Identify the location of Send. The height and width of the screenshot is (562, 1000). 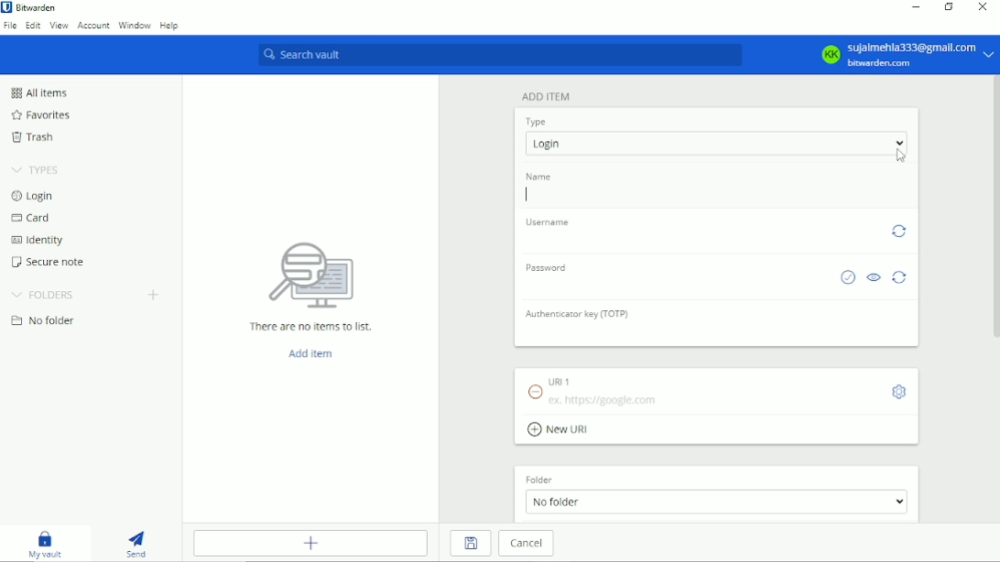
(137, 543).